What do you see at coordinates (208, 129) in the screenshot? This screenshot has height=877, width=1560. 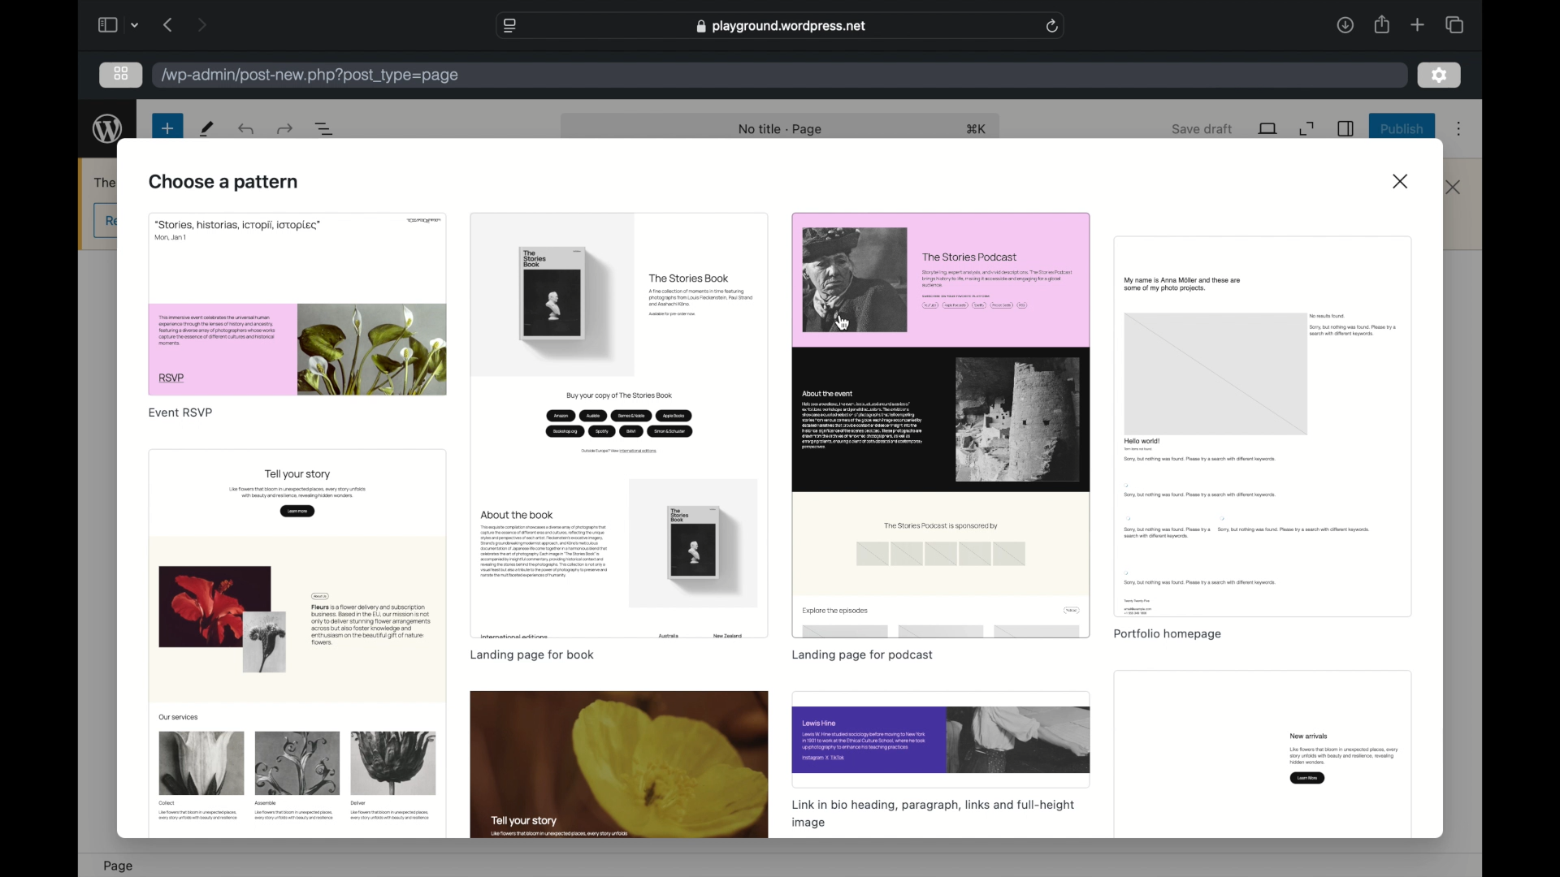 I see `new` at bounding box center [208, 129].